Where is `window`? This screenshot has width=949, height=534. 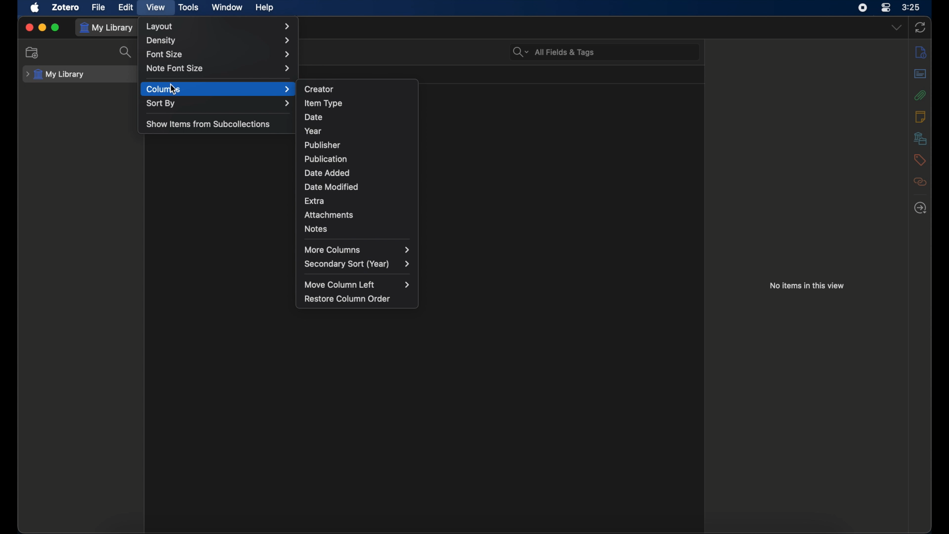
window is located at coordinates (226, 7).